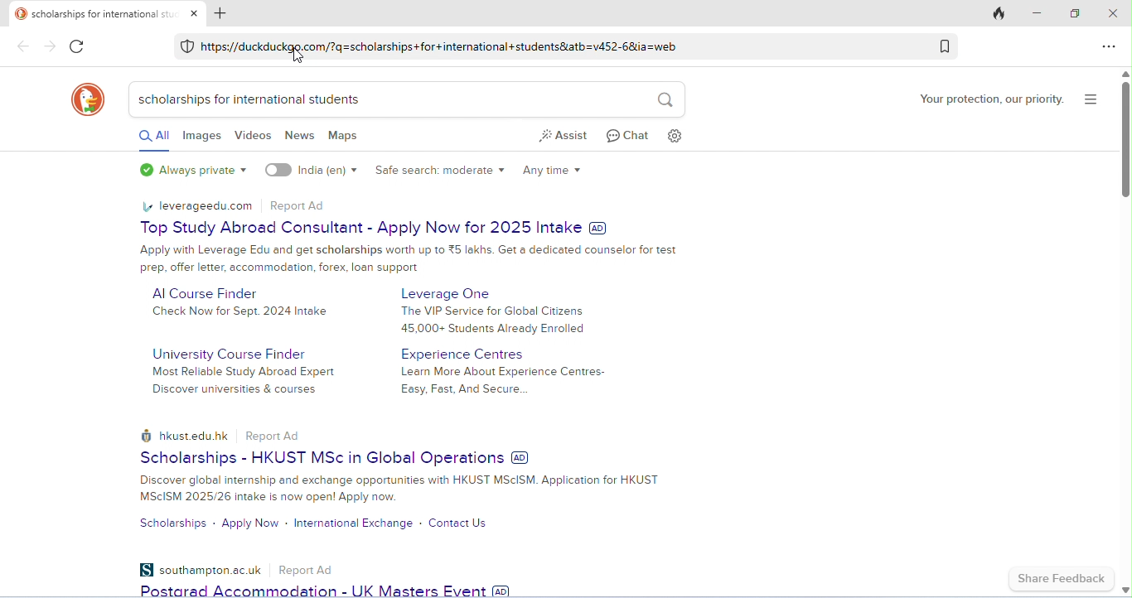 The image size is (1132, 598). Describe the element at coordinates (51, 46) in the screenshot. I see `` at that location.